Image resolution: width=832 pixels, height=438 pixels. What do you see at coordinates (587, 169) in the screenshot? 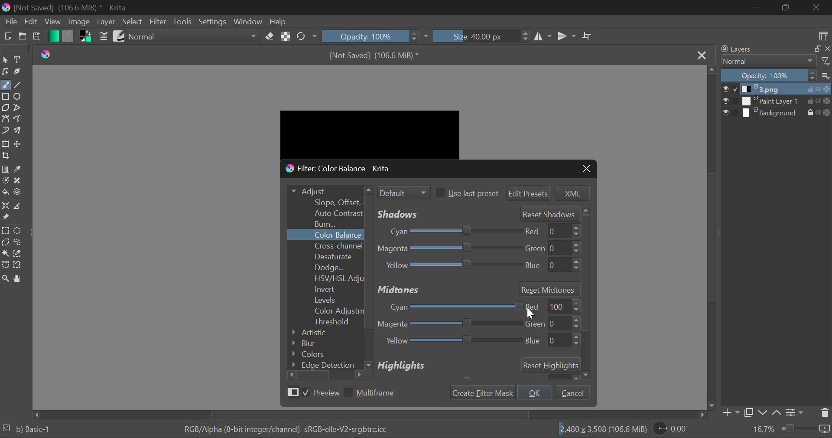
I see `Close` at bounding box center [587, 169].